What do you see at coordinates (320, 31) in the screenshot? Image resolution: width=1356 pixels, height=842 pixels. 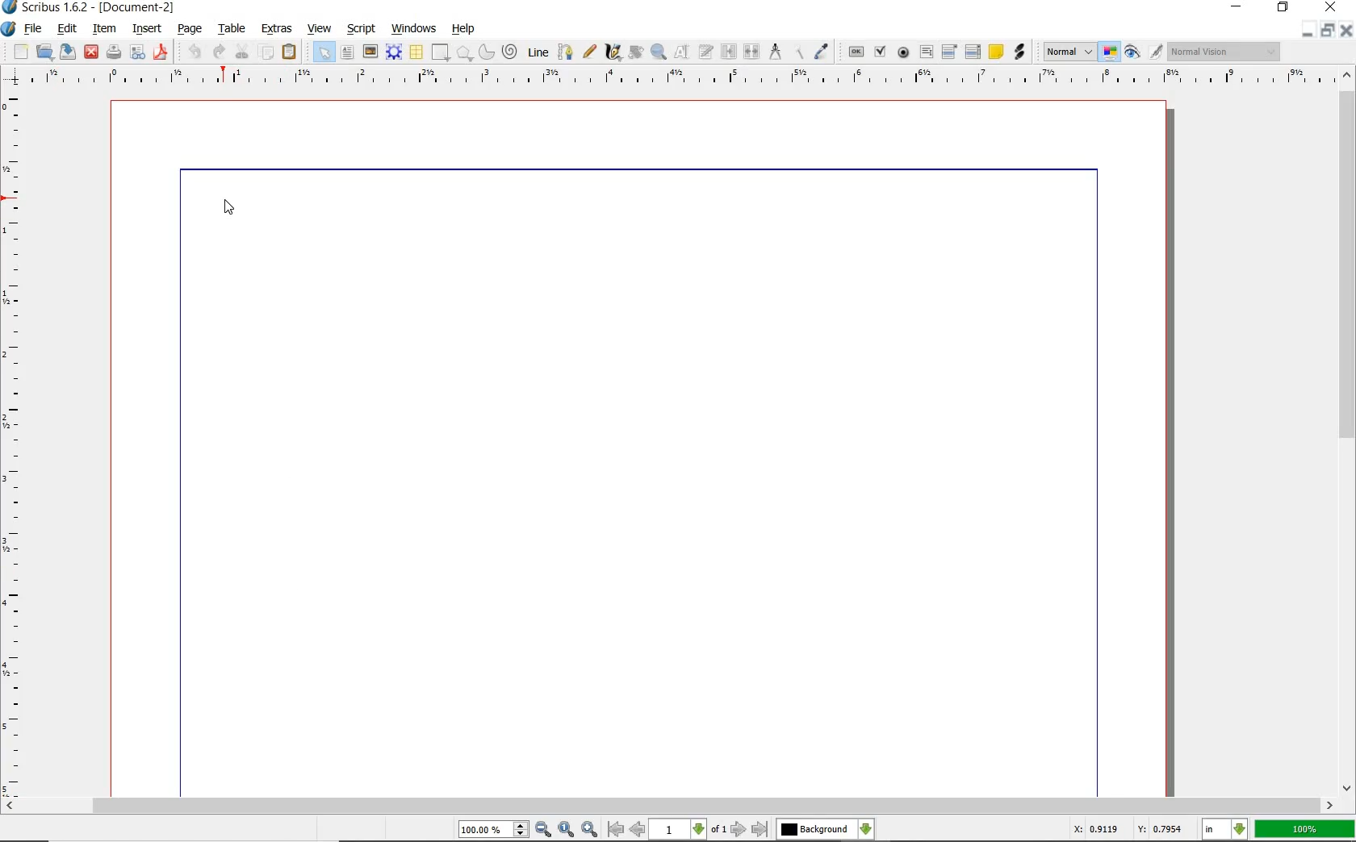 I see `view` at bounding box center [320, 31].